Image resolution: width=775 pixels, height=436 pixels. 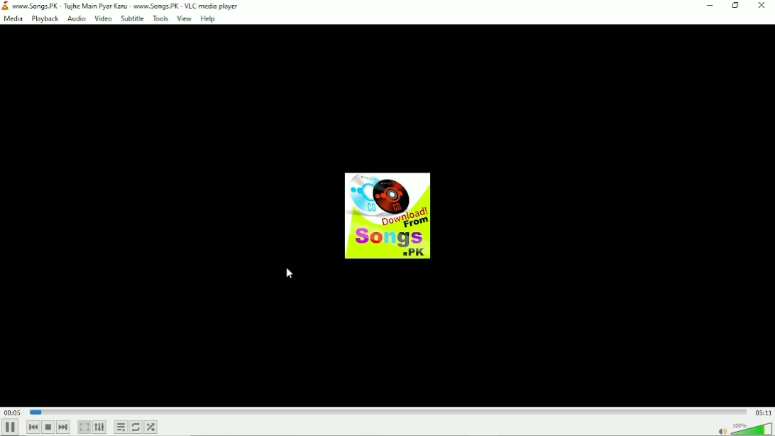 What do you see at coordinates (12, 412) in the screenshot?
I see `Elapsed time` at bounding box center [12, 412].